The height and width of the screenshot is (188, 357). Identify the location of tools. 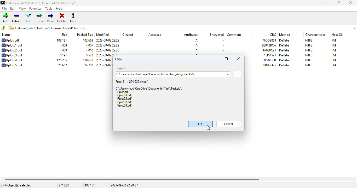
(49, 9).